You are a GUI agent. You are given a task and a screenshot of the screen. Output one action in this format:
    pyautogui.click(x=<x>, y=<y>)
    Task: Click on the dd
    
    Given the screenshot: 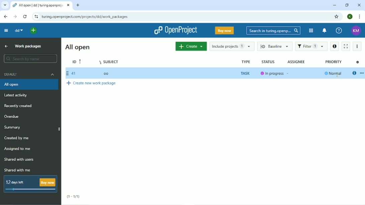 What is the action you would take?
    pyautogui.click(x=19, y=30)
    